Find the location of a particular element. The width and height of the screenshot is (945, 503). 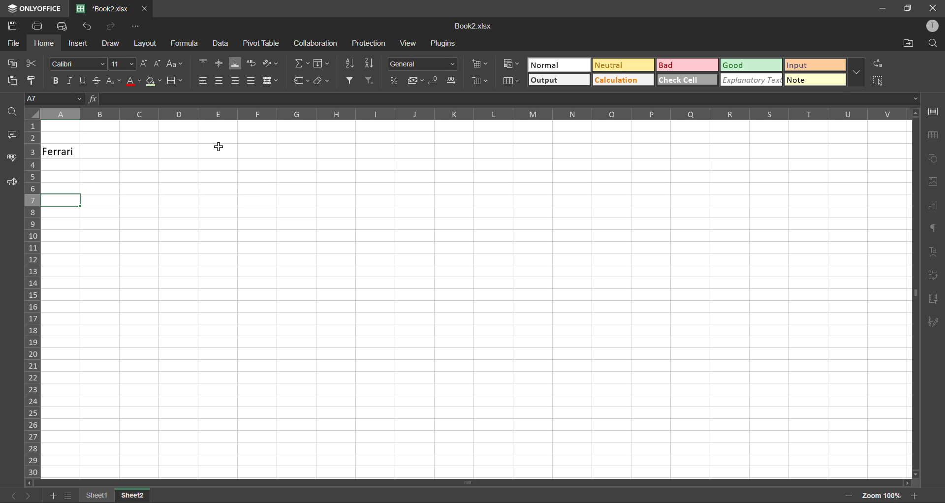

plugins is located at coordinates (443, 43).